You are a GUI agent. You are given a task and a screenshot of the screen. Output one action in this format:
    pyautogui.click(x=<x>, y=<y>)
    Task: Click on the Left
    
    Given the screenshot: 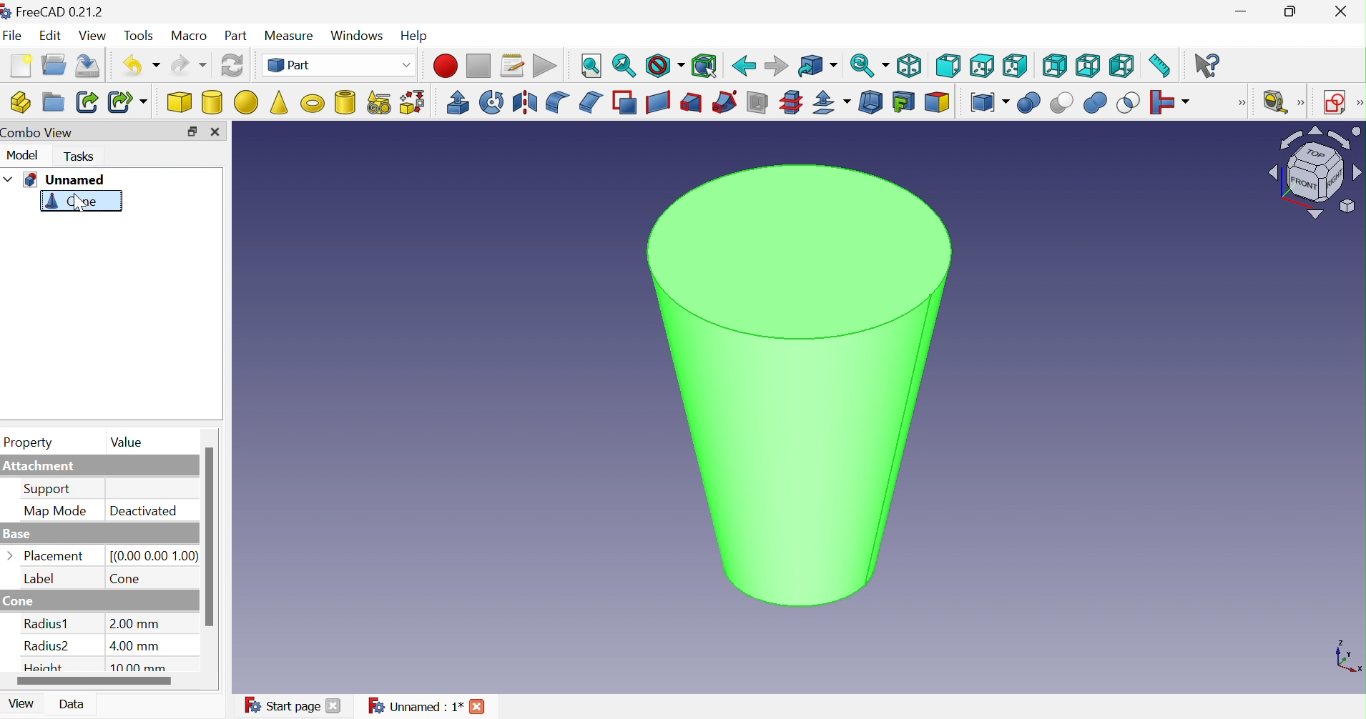 What is the action you would take?
    pyautogui.click(x=1122, y=69)
    